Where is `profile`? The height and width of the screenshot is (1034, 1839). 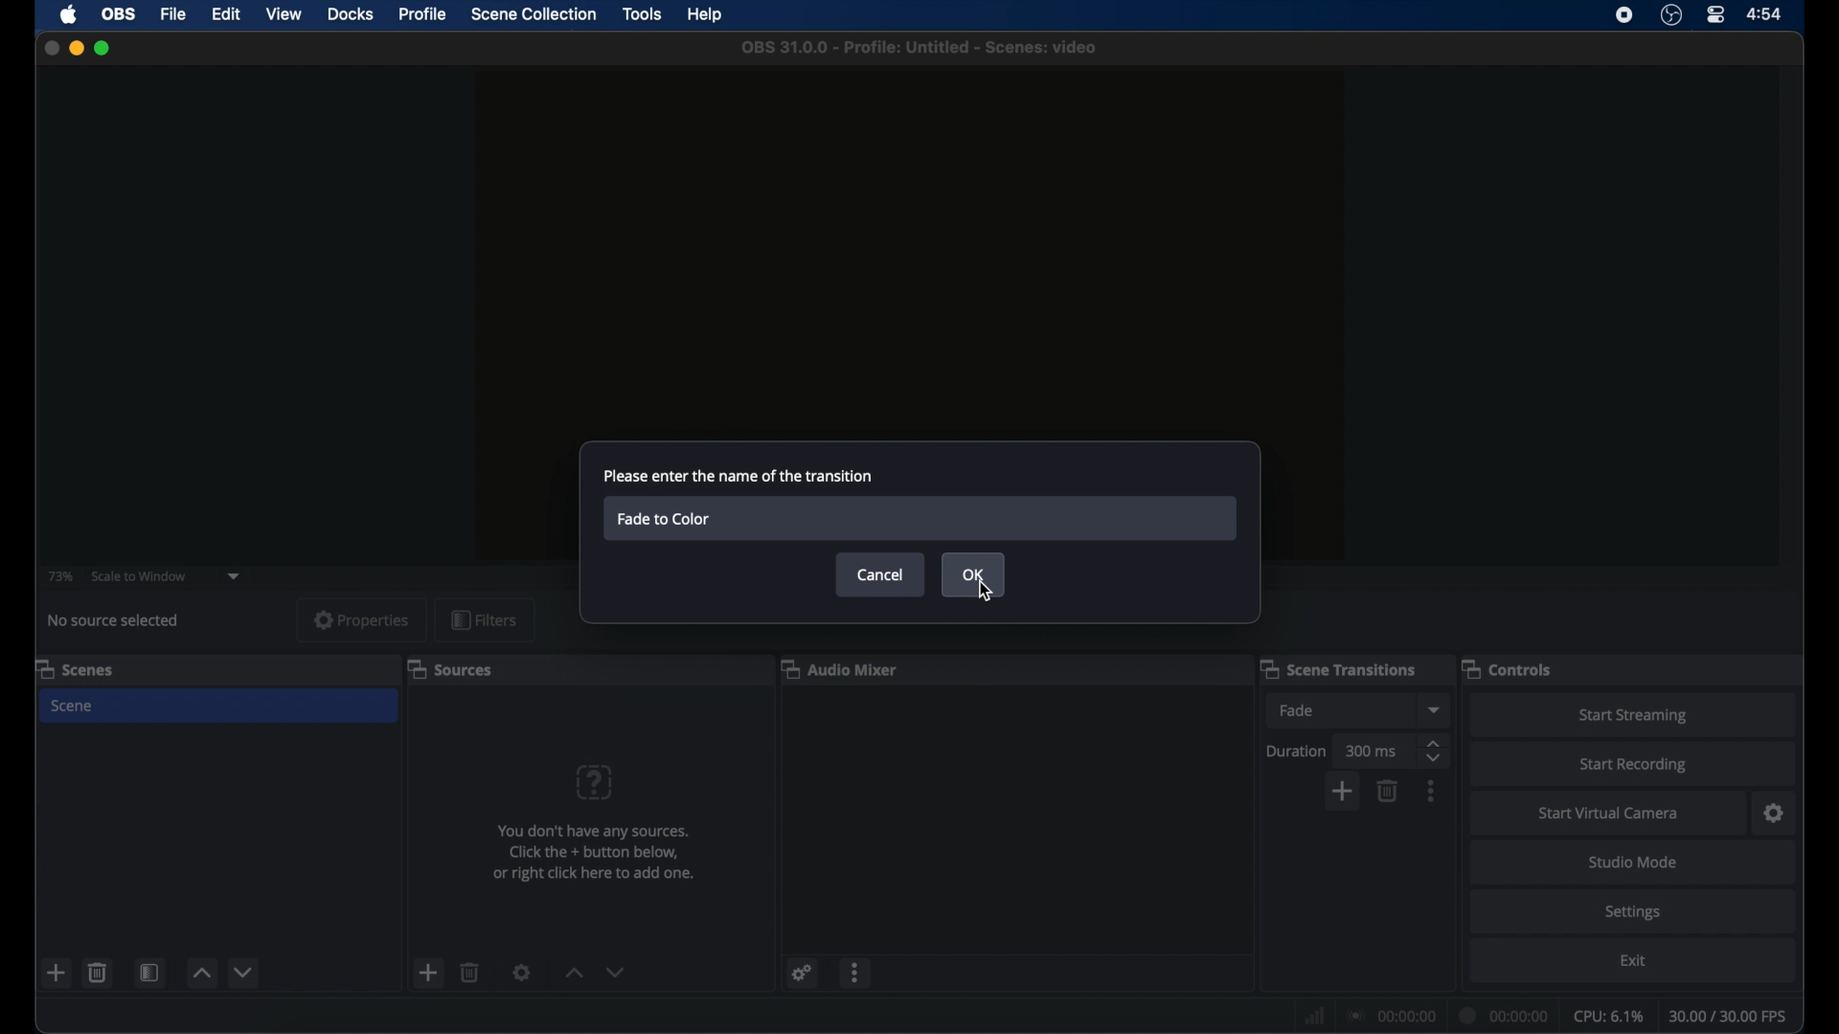
profile is located at coordinates (423, 15).